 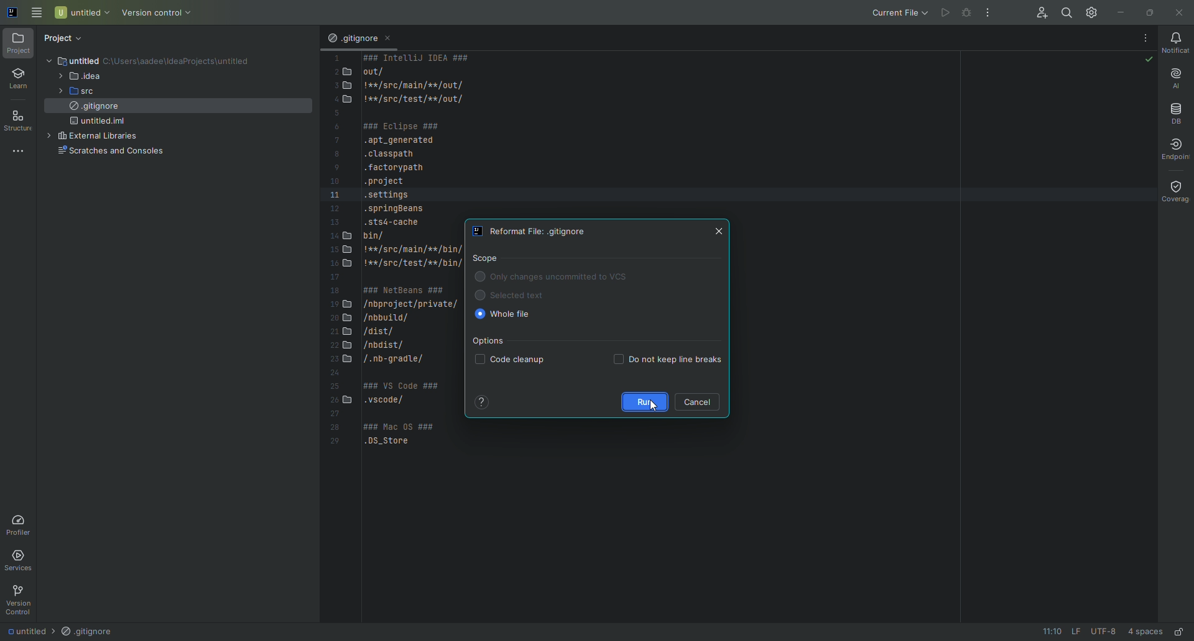 I want to click on untitled.iml, so click(x=102, y=124).